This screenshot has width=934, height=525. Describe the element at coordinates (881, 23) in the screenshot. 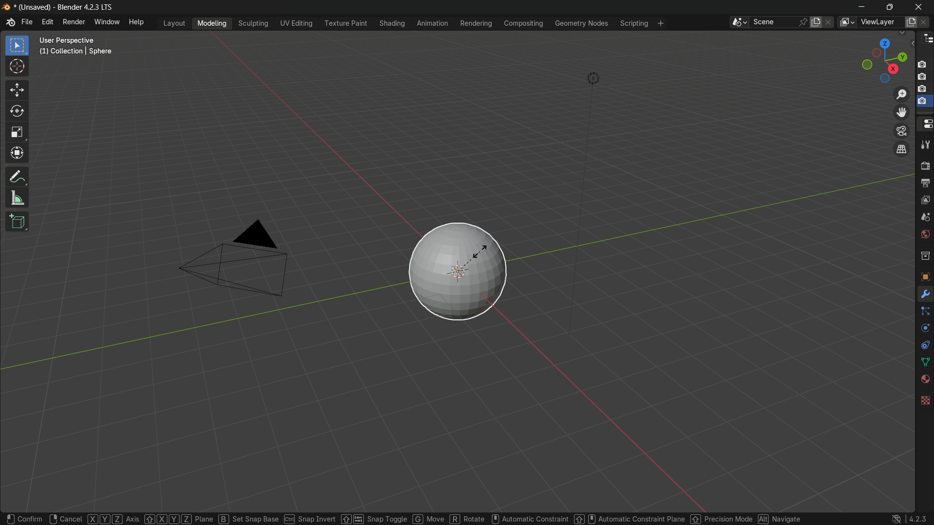

I see `view layer name` at that location.